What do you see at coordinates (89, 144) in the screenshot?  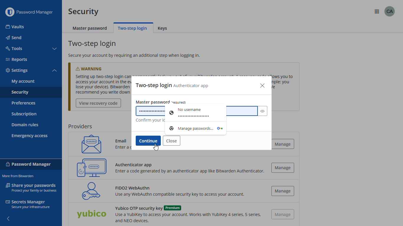 I see `email` at bounding box center [89, 144].